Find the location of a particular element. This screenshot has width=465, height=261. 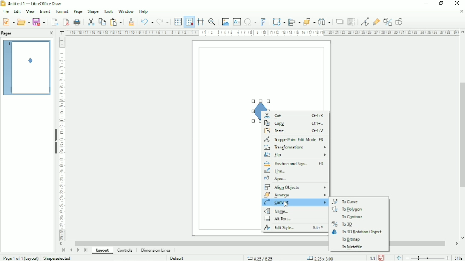

File is located at coordinates (6, 11).